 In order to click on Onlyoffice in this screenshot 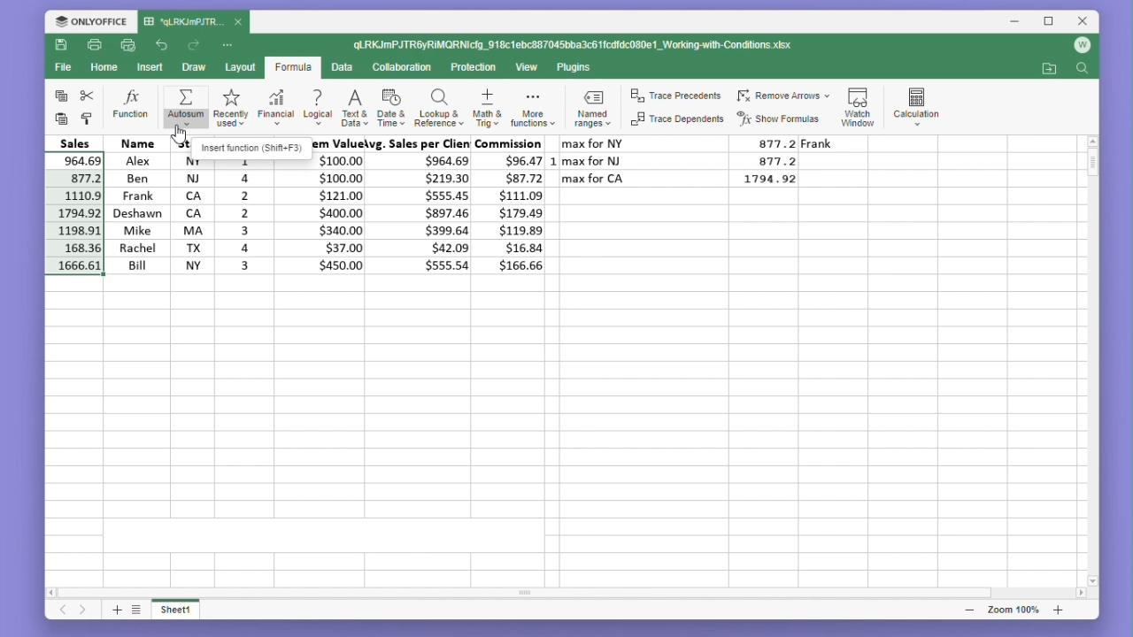, I will do `click(90, 21)`.